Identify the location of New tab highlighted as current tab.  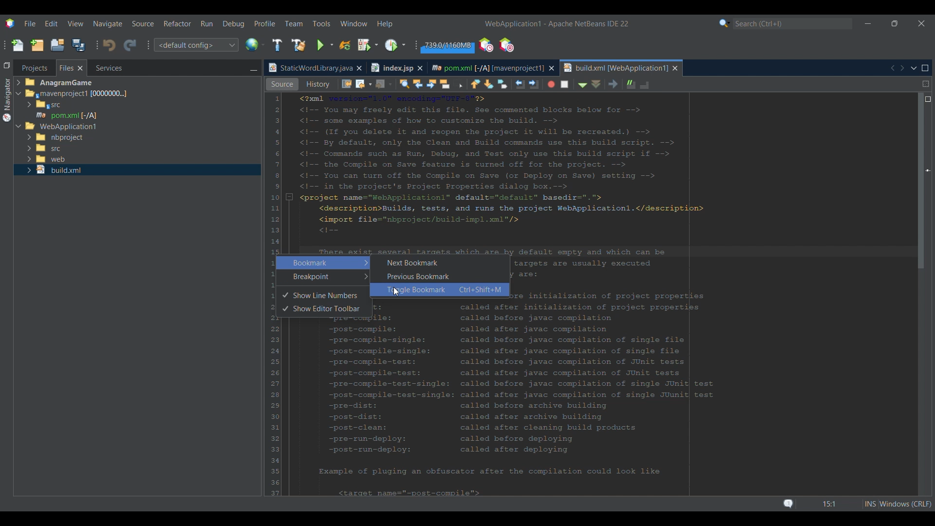
(615, 68).